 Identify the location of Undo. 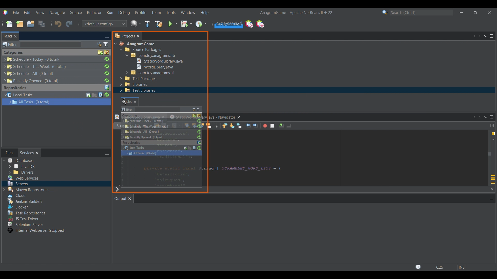
(58, 24).